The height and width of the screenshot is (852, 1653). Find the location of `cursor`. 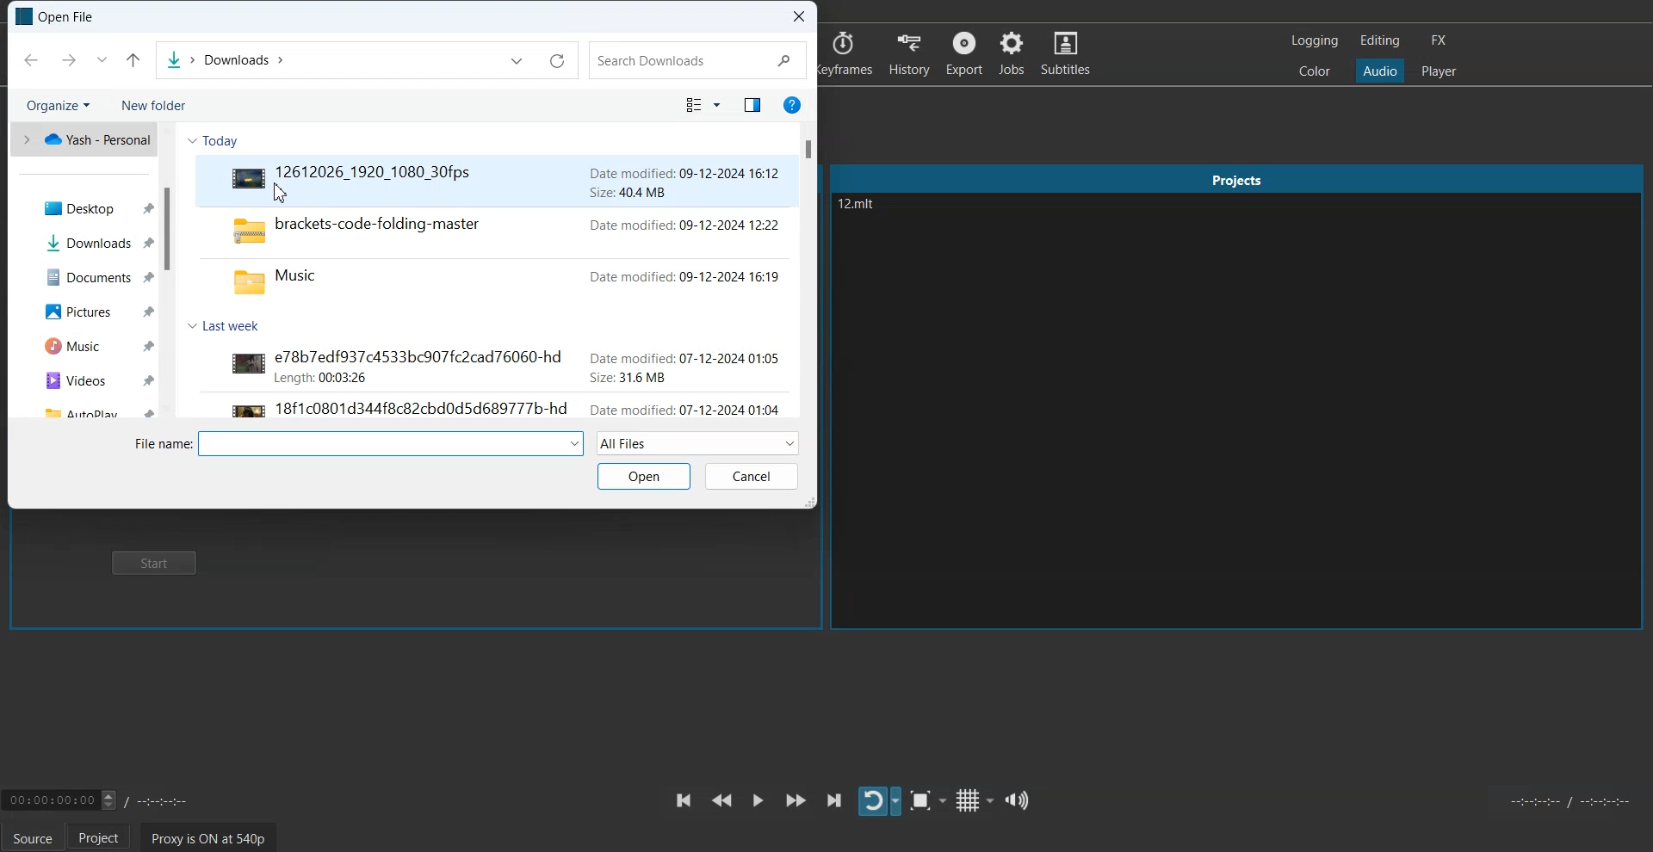

cursor is located at coordinates (270, 206).